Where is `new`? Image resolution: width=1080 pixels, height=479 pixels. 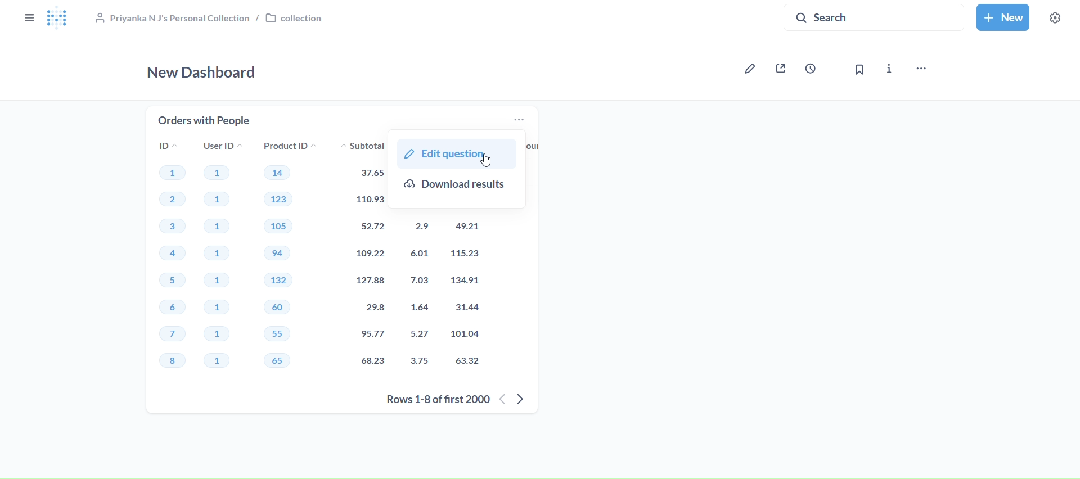
new is located at coordinates (1004, 18).